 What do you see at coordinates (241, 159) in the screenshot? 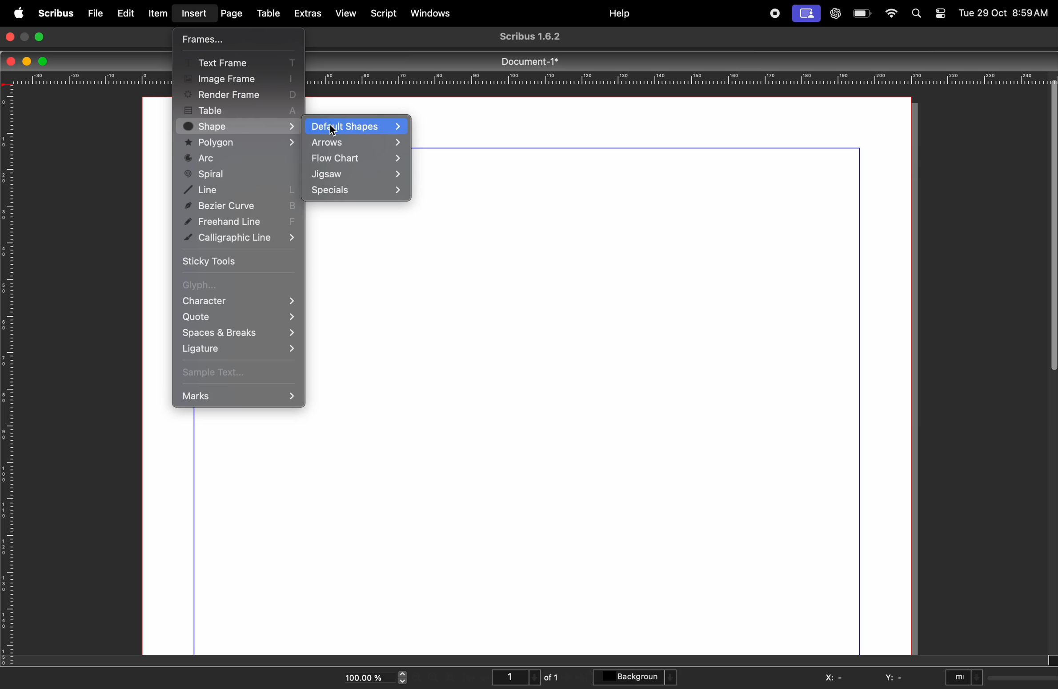
I see `arc` at bounding box center [241, 159].